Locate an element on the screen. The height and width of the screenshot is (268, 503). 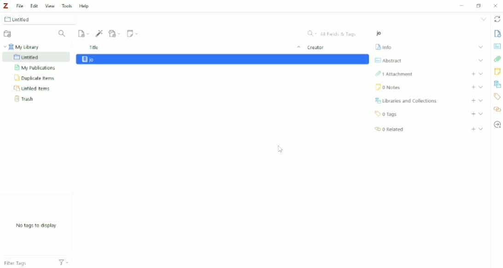
Attachment is located at coordinates (394, 75).